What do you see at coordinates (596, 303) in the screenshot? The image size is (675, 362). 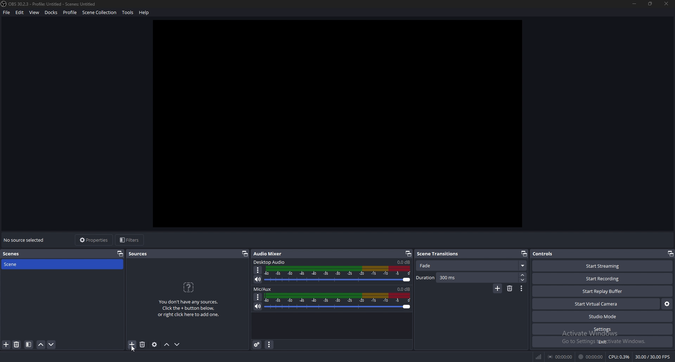 I see `start virtual camera` at bounding box center [596, 303].